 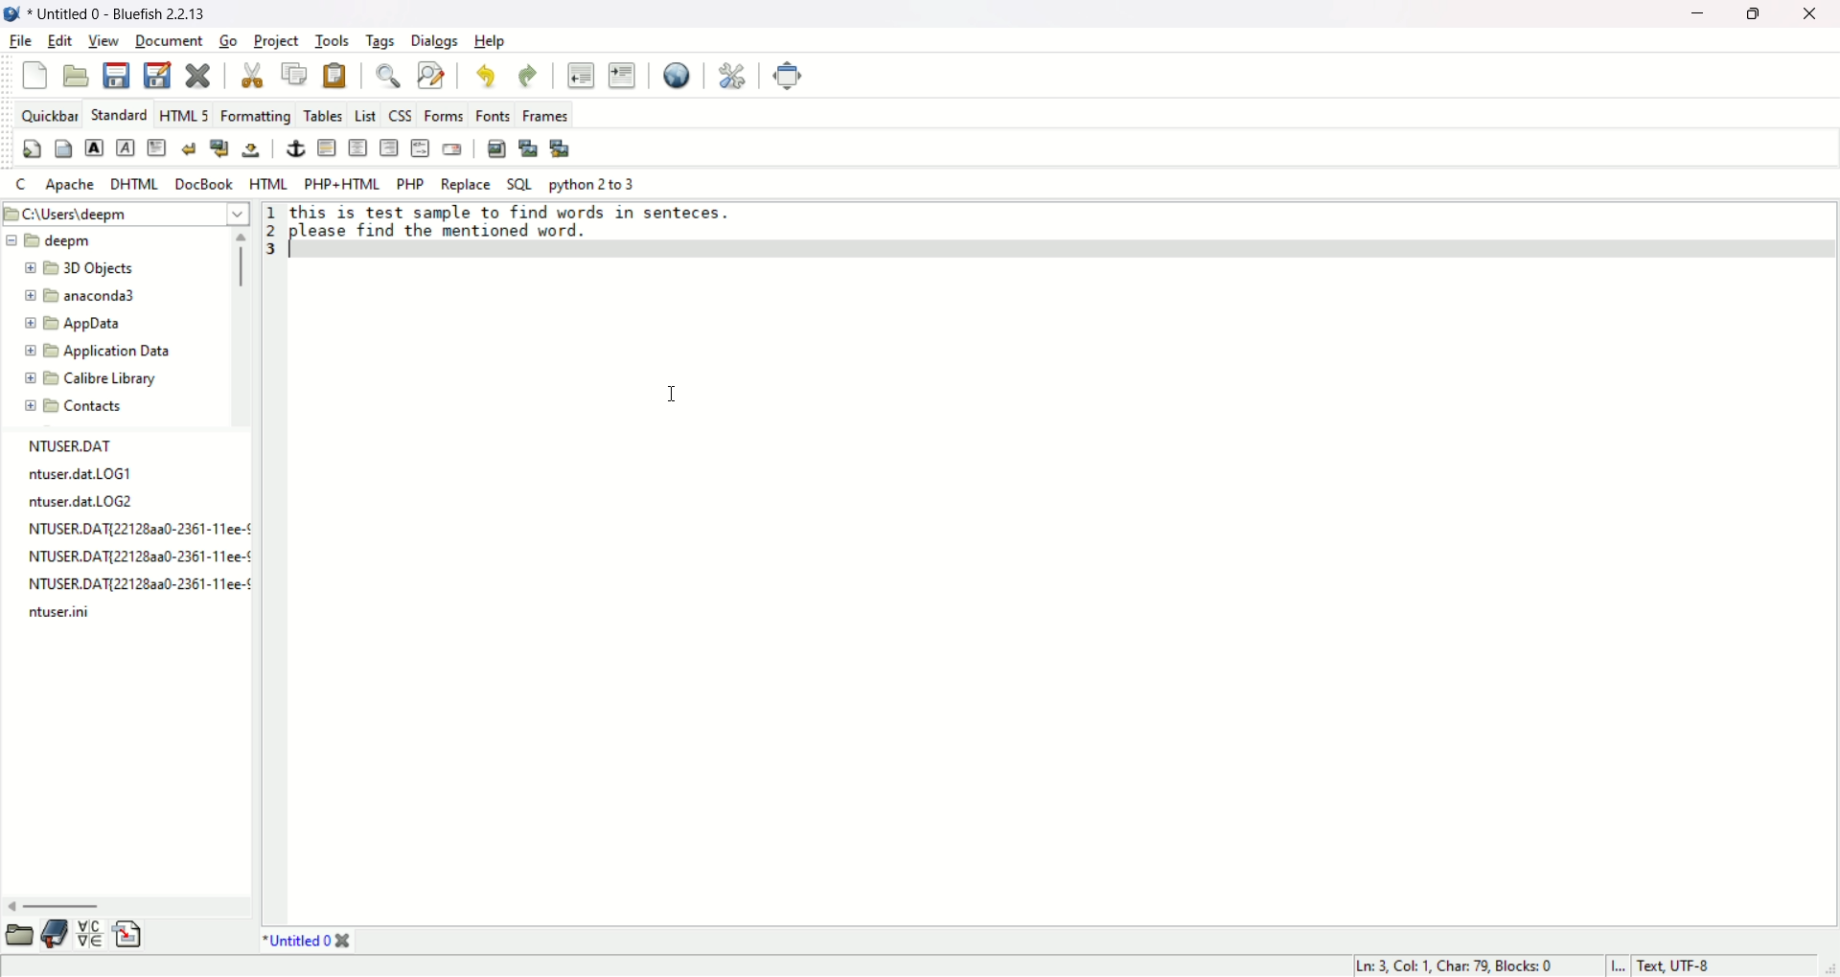 What do you see at coordinates (70, 907) in the screenshot?
I see `horizontal scroll bar` at bounding box center [70, 907].